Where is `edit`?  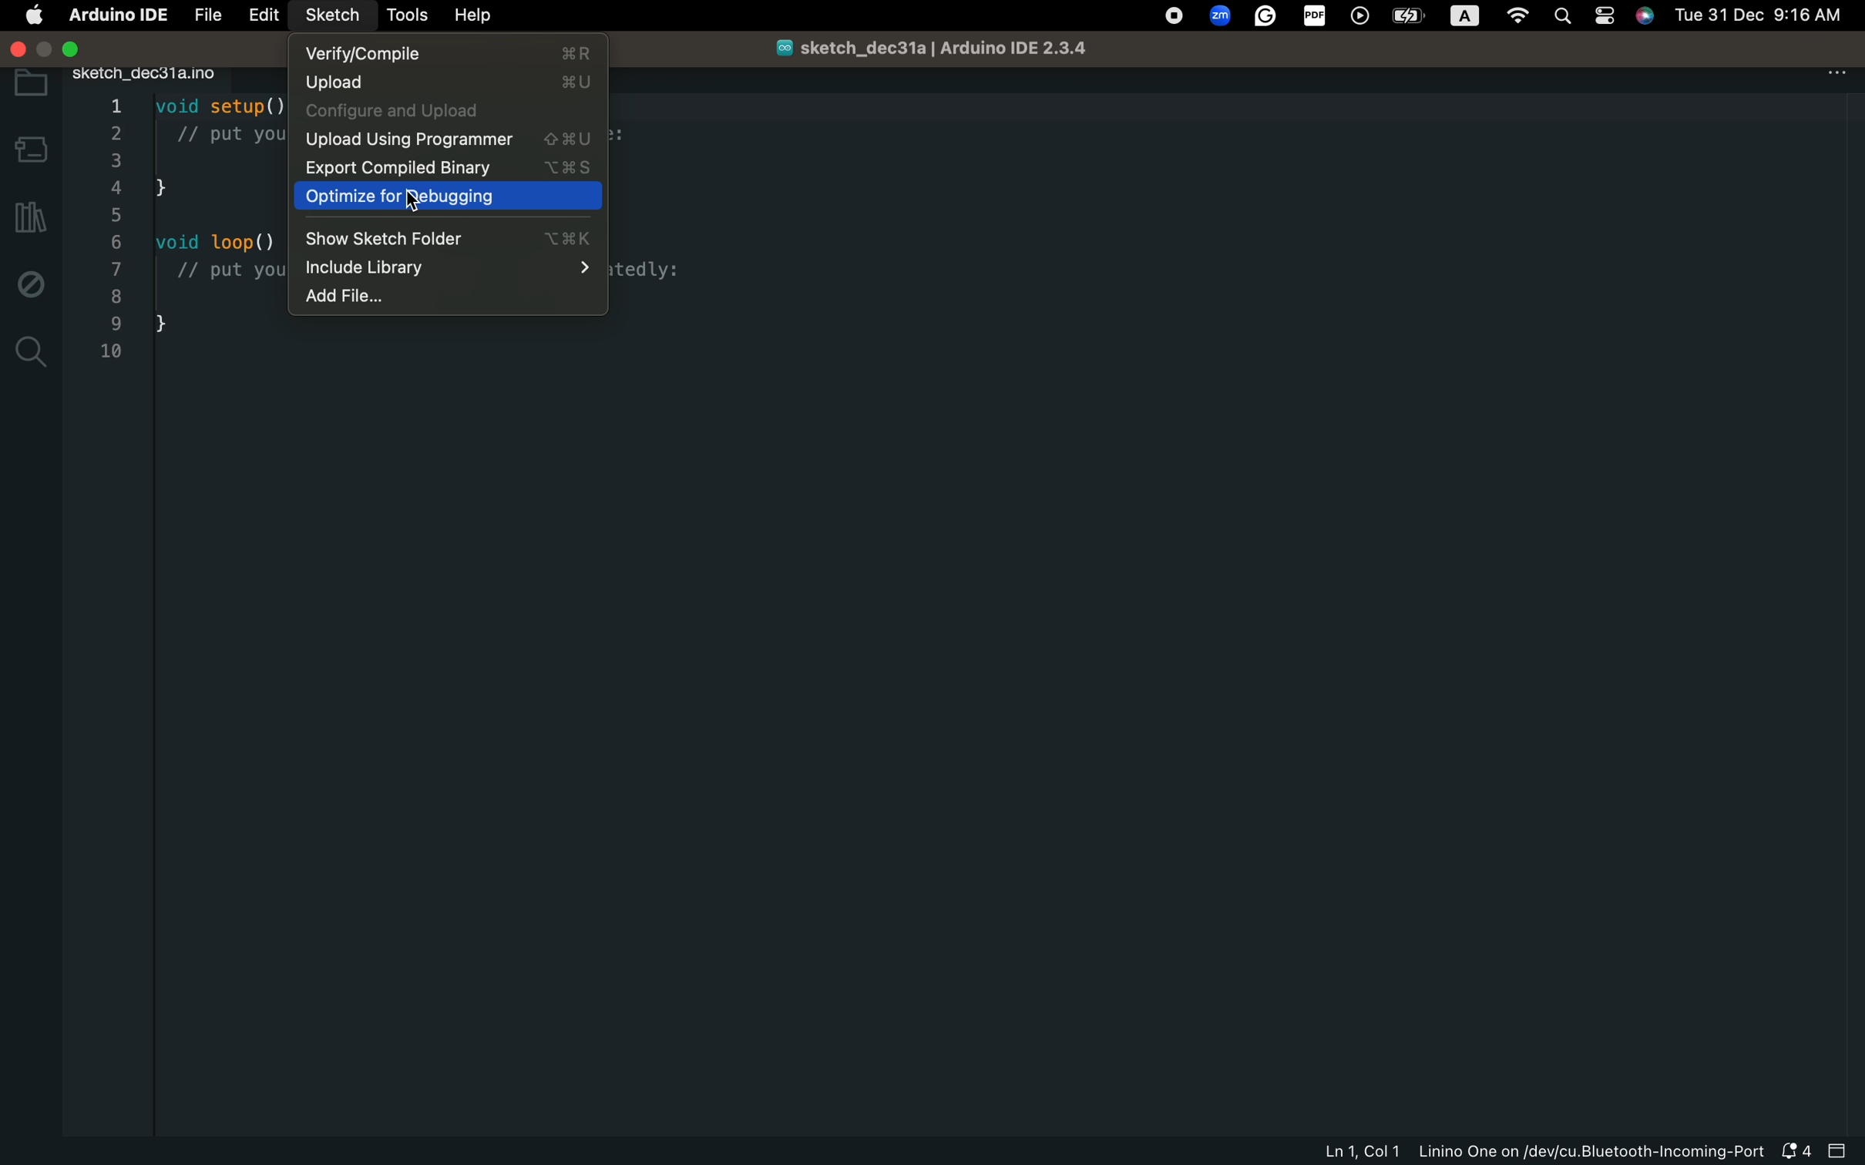
edit is located at coordinates (264, 16).